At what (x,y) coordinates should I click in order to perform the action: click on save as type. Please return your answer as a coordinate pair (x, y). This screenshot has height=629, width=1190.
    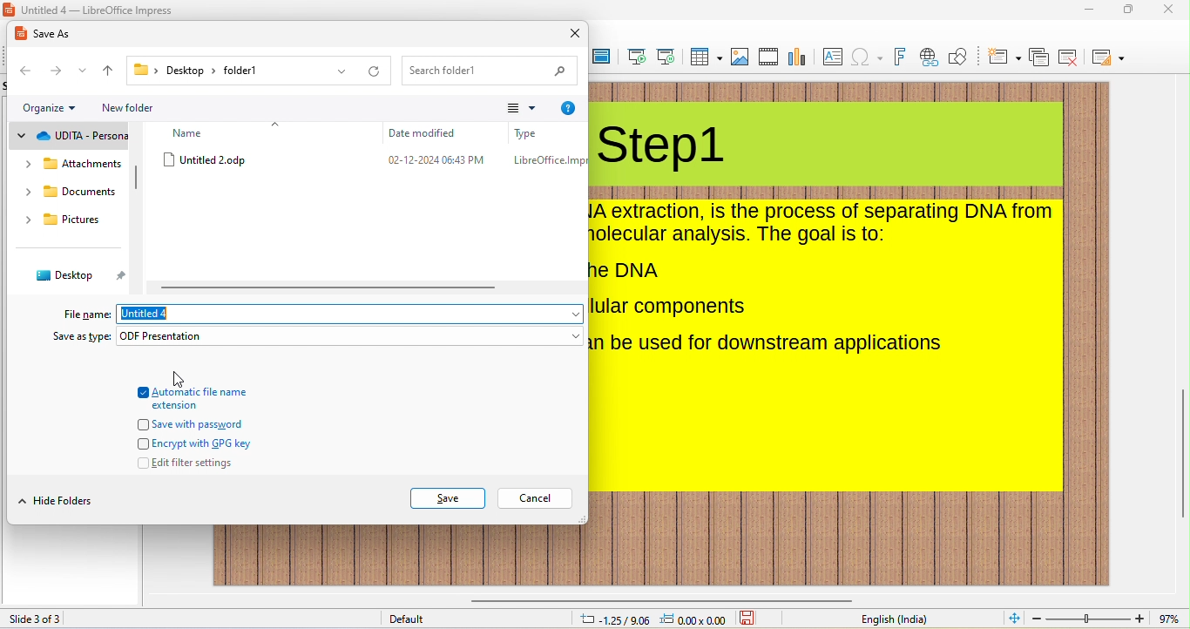
    Looking at the image, I should click on (71, 338).